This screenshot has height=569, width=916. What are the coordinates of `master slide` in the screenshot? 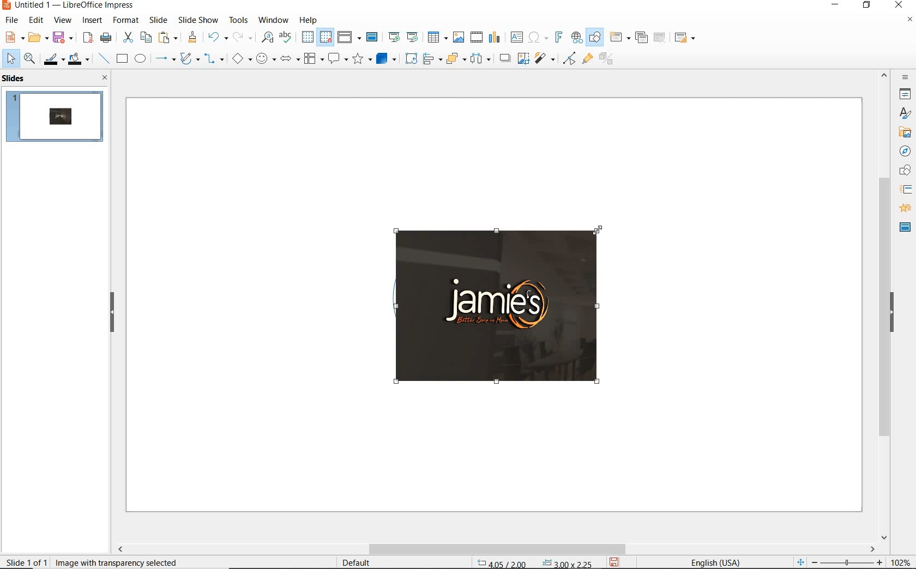 It's located at (373, 38).